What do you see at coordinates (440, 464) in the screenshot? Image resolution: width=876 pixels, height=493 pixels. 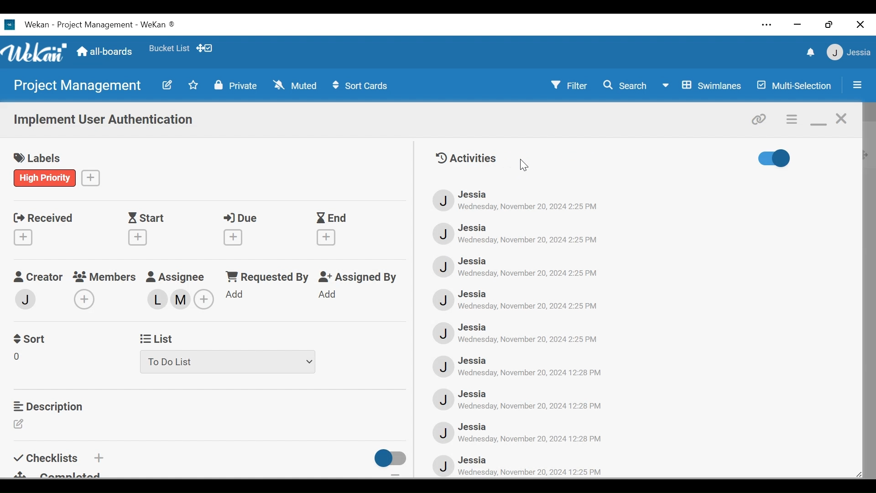 I see `Avatar` at bounding box center [440, 464].